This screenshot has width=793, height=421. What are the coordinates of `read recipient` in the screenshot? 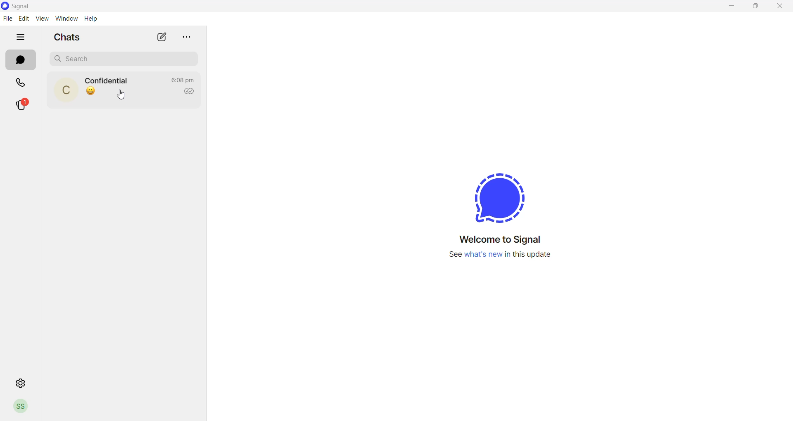 It's located at (188, 92).